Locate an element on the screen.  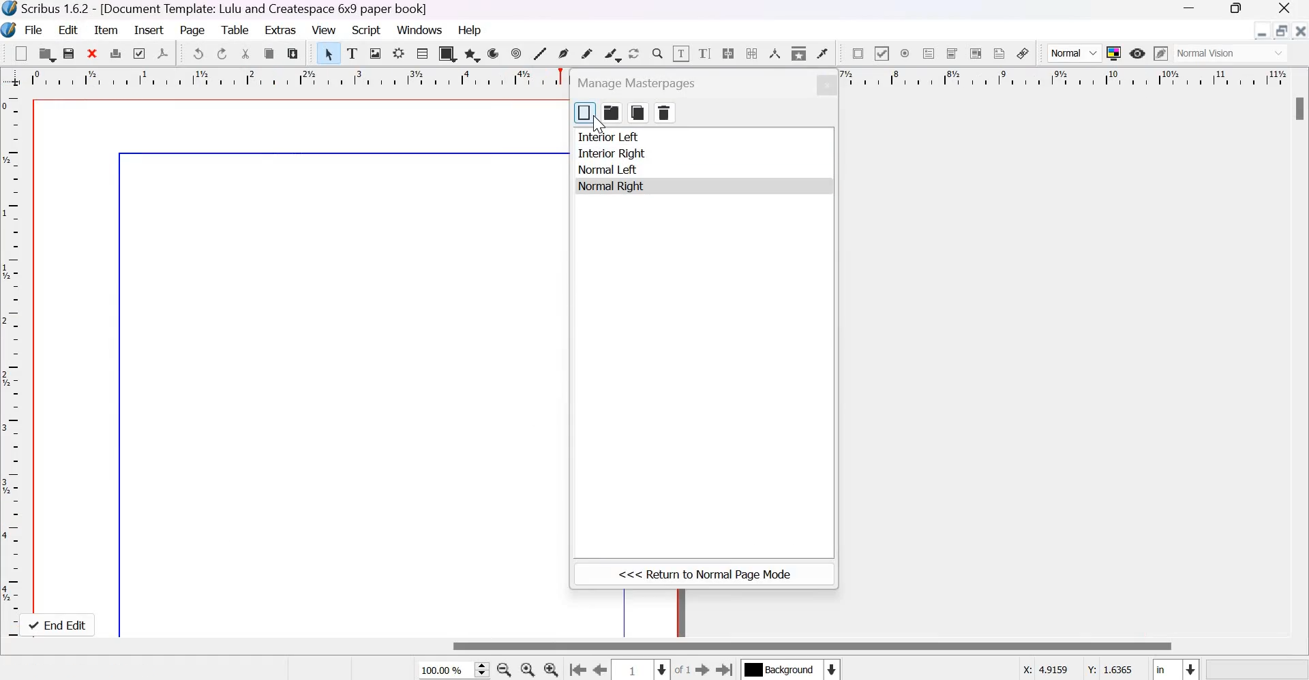
print is located at coordinates (115, 53).